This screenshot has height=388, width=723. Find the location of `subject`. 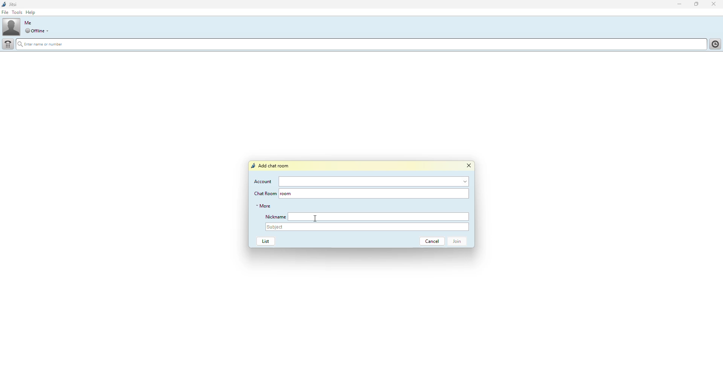

subject is located at coordinates (368, 227).